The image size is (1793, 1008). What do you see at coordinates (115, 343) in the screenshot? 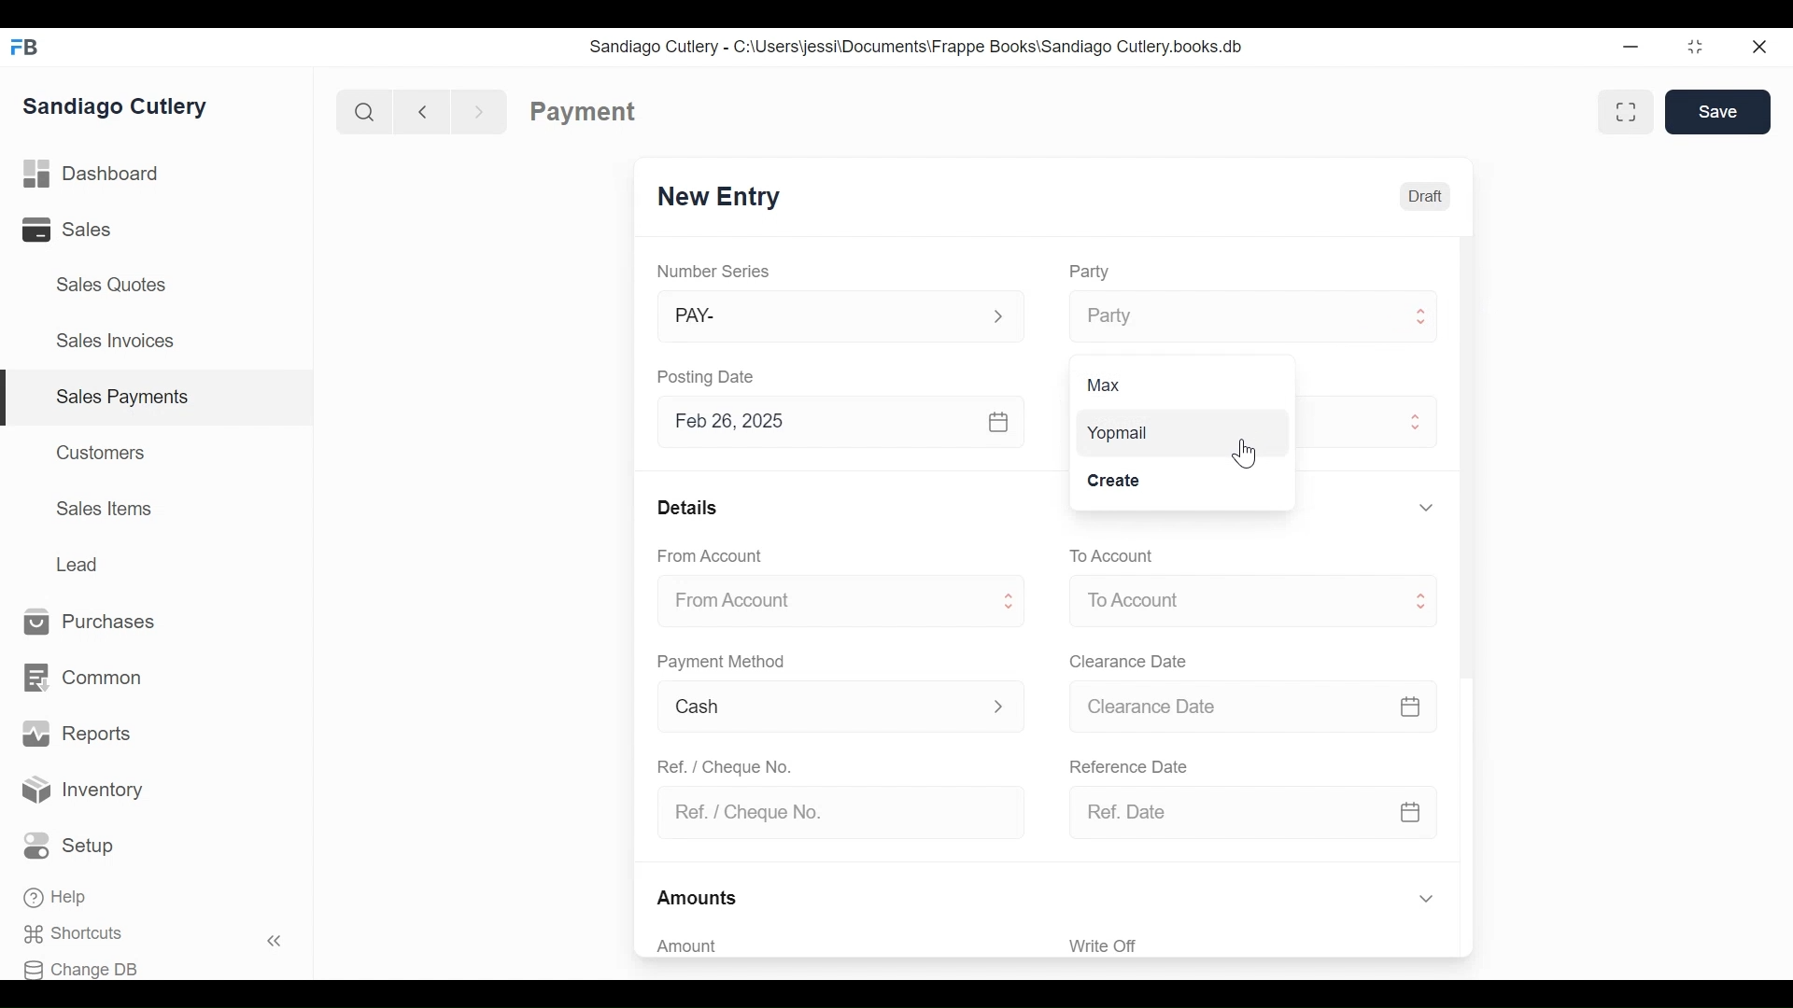
I see `Sales Invoices` at bounding box center [115, 343].